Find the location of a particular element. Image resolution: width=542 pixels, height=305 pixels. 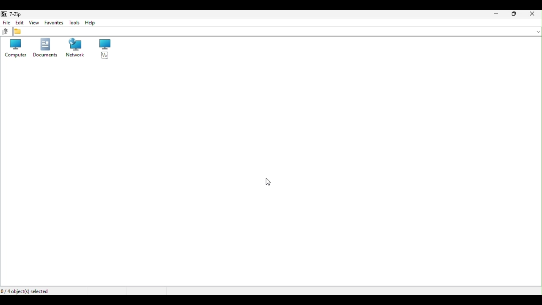

Minimize is located at coordinates (494, 15).